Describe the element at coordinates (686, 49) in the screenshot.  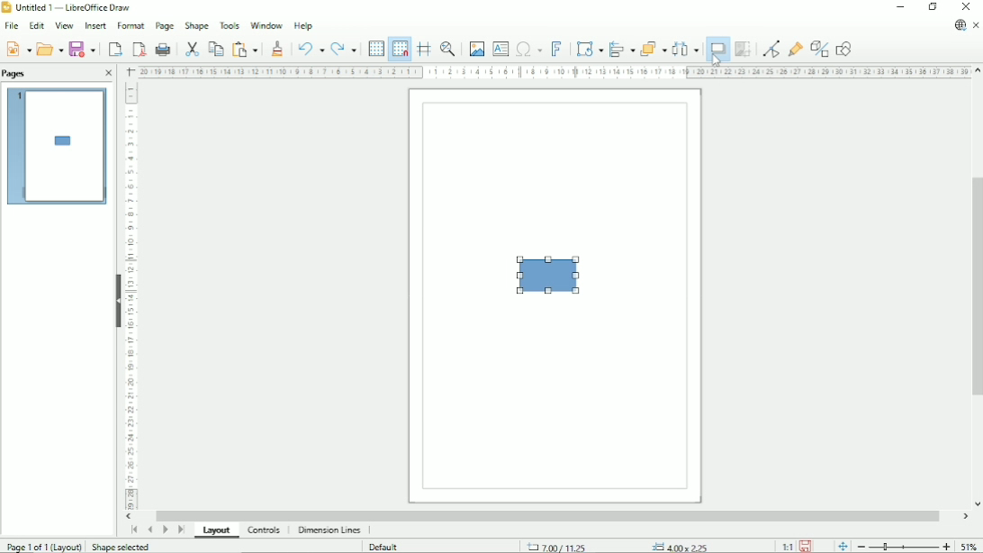
I see `Select at least three objects to distribute` at that location.